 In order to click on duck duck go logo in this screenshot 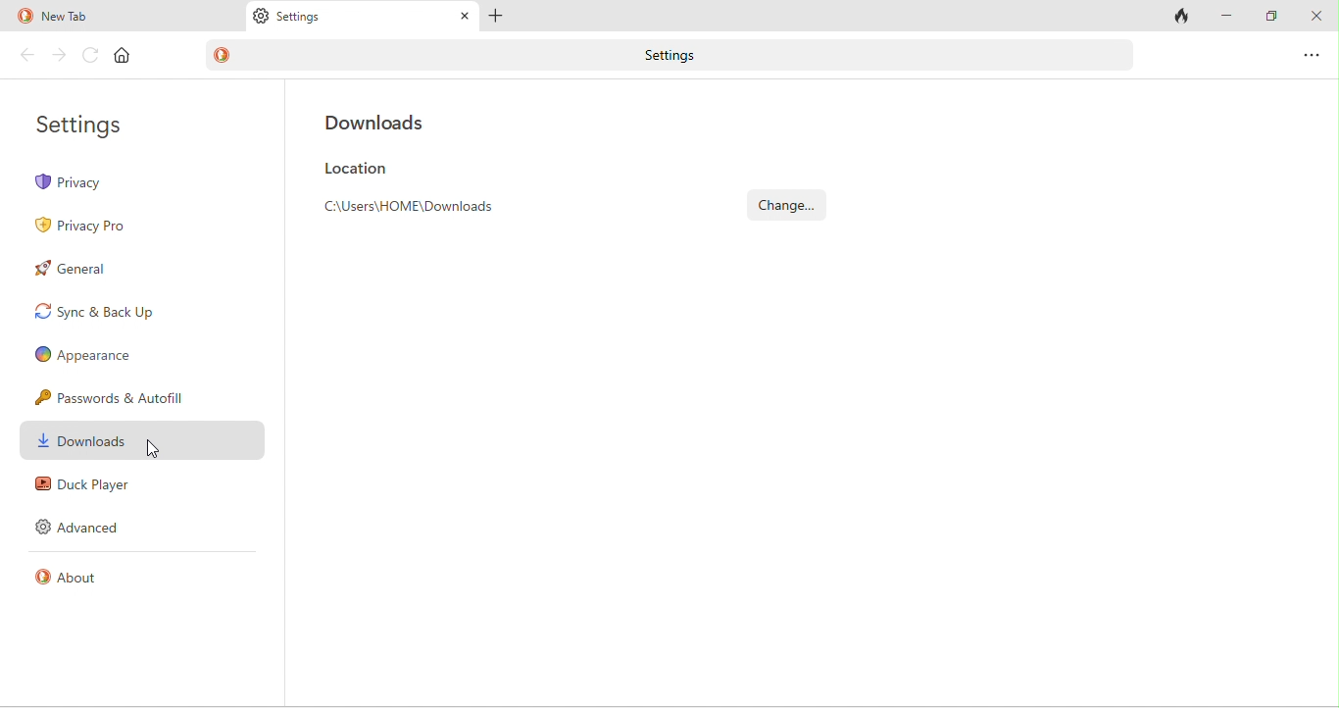, I will do `click(235, 59)`.